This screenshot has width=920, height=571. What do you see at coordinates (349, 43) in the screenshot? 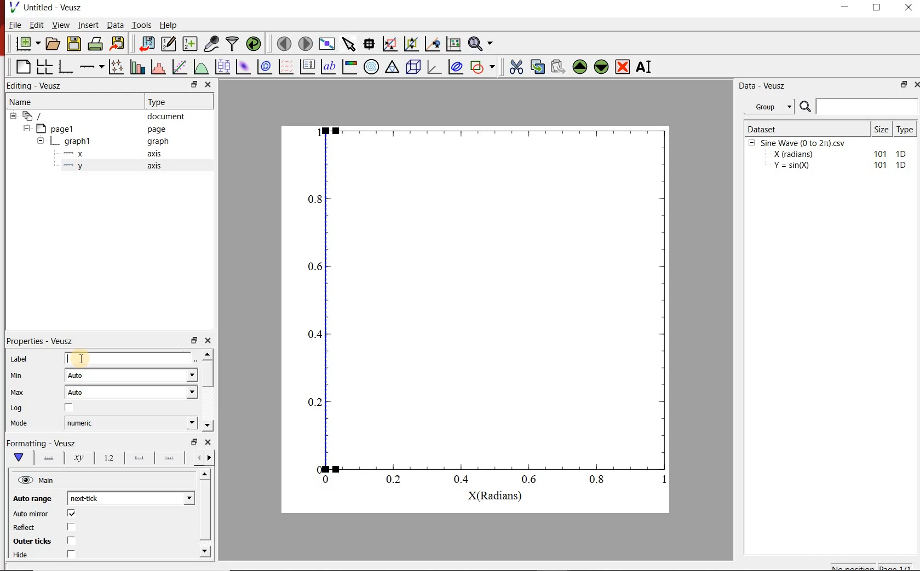
I see `select item from graph` at bounding box center [349, 43].